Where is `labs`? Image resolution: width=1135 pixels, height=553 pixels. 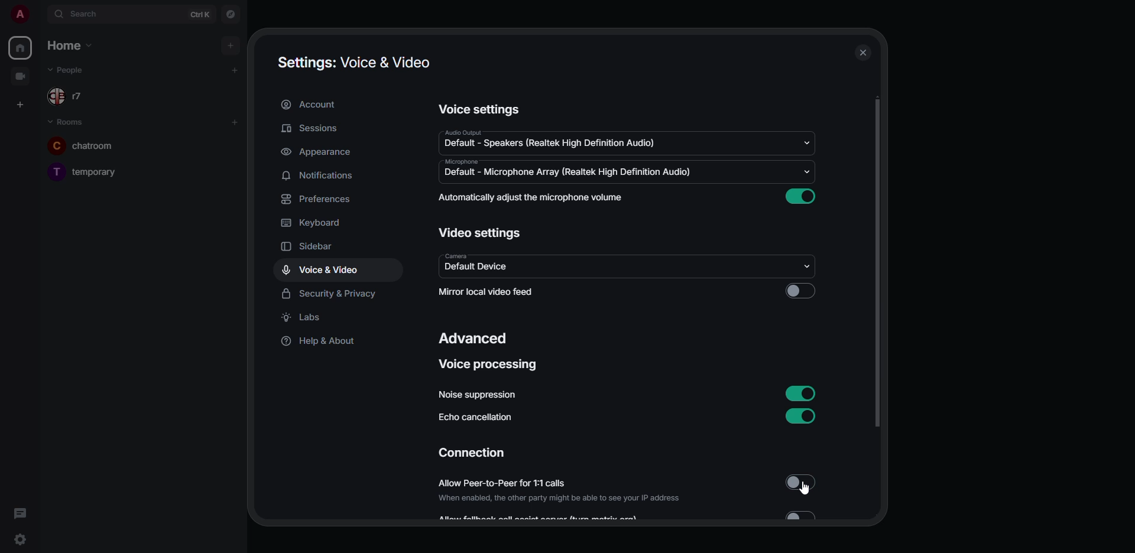
labs is located at coordinates (306, 319).